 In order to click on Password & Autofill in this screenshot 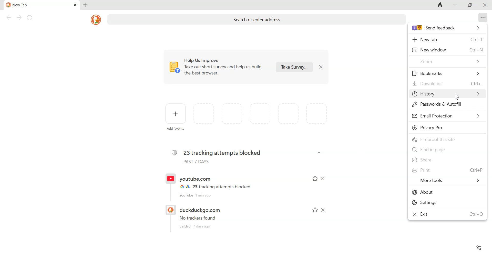, I will do `click(438, 105)`.